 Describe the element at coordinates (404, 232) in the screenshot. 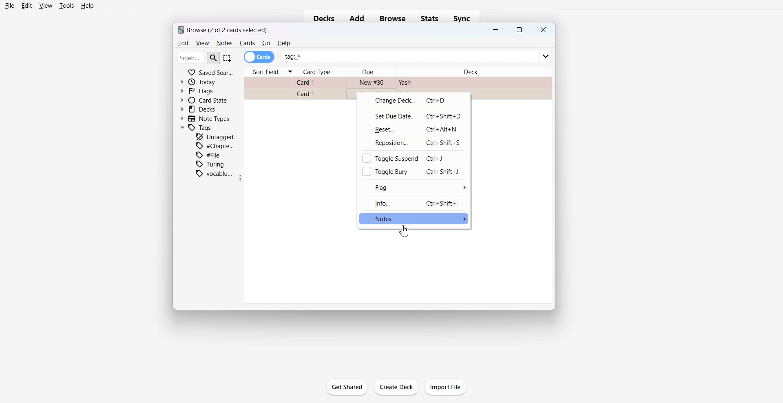

I see `Cursor` at that location.